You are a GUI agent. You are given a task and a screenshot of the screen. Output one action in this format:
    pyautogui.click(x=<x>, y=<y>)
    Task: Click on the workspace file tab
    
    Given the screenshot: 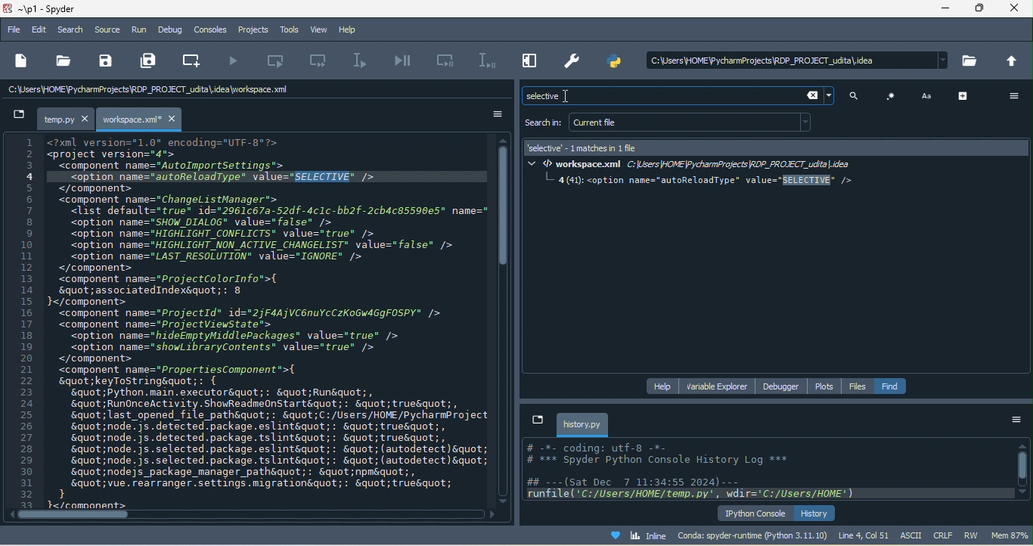 What is the action you would take?
    pyautogui.click(x=141, y=119)
    